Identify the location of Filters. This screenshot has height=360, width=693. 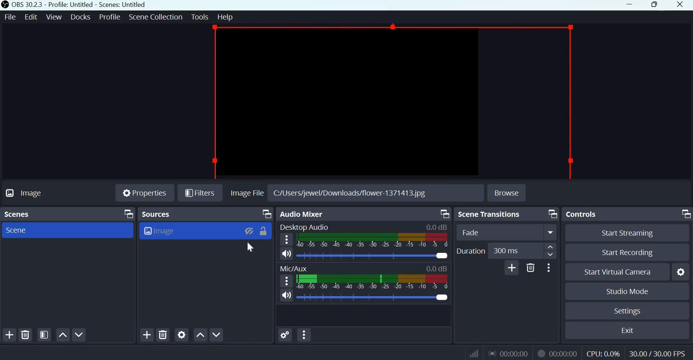
(200, 192).